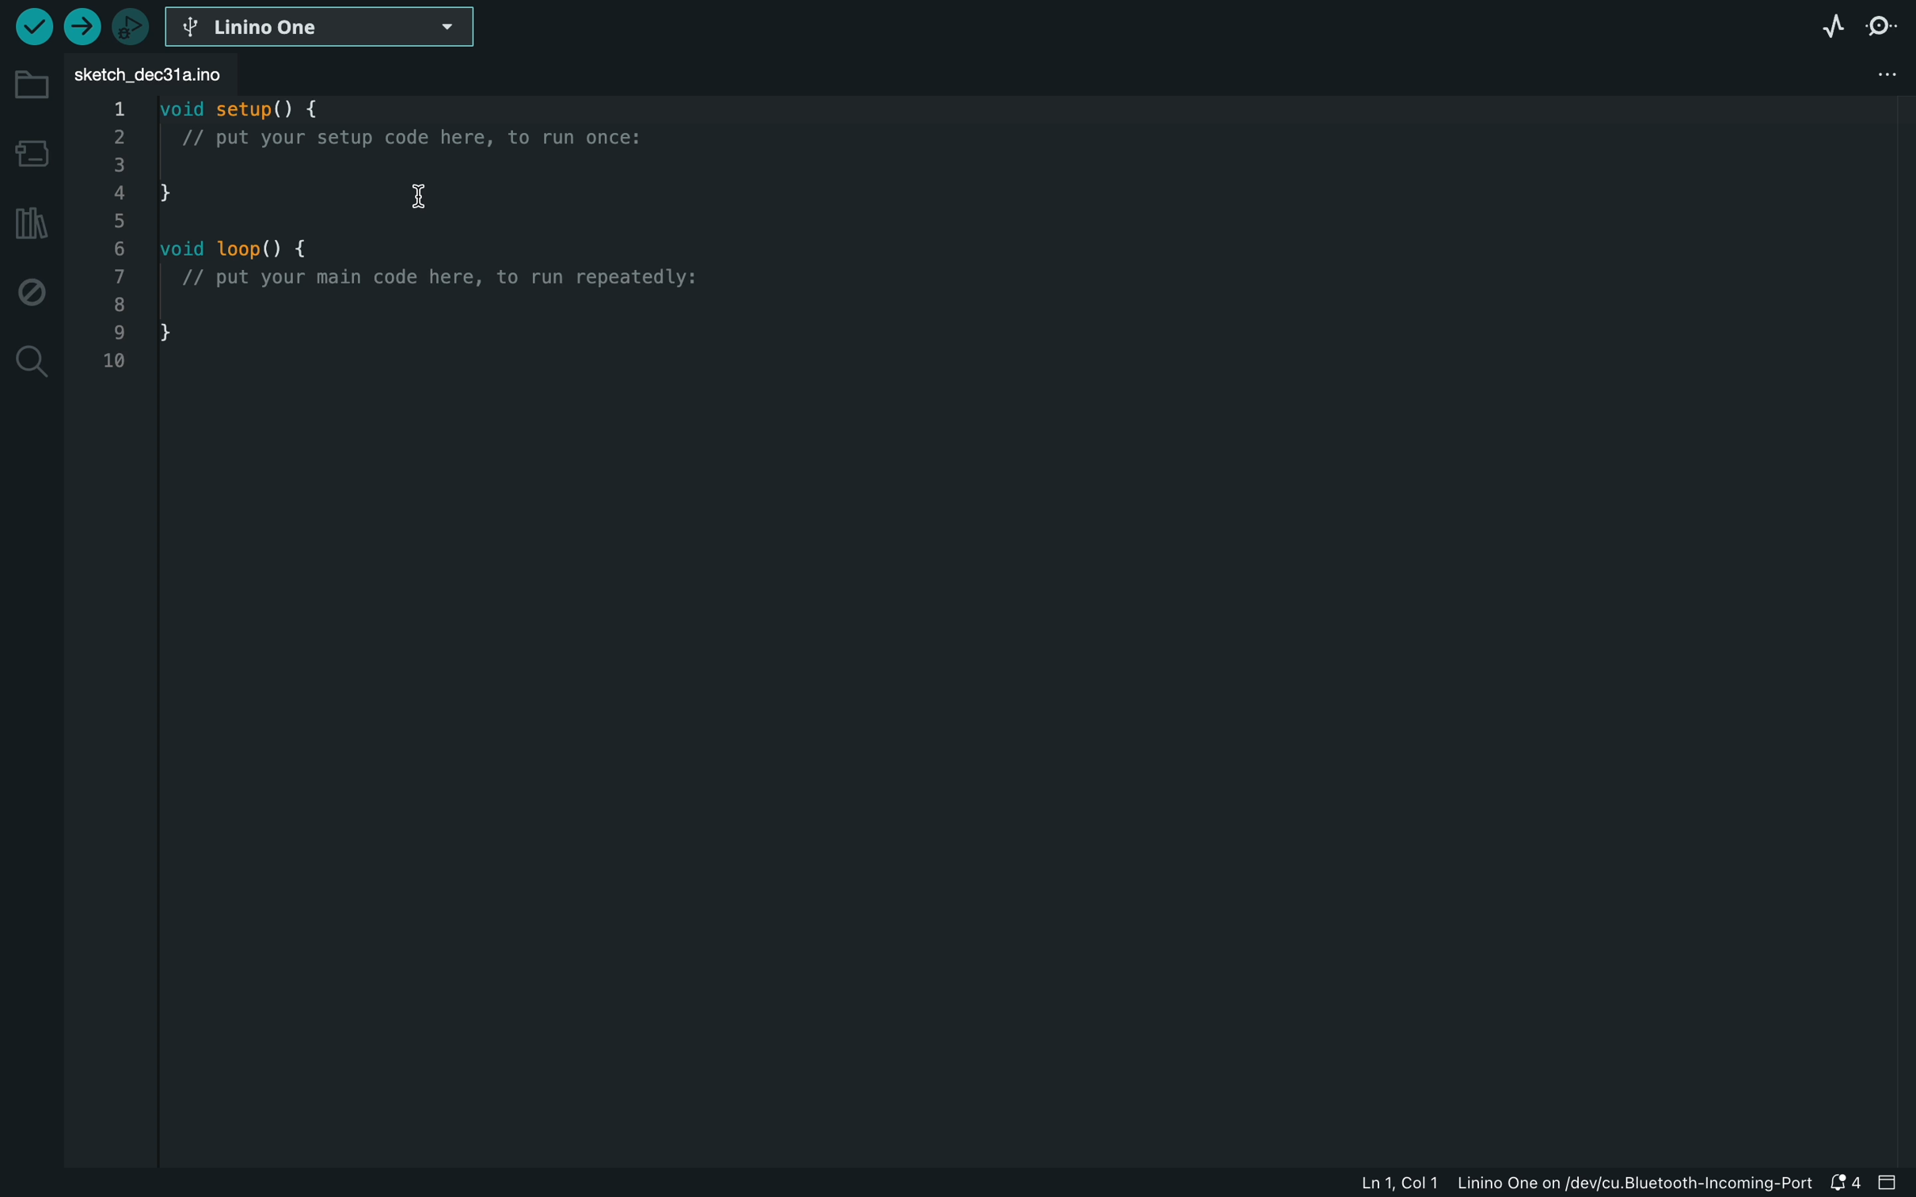  Describe the element at coordinates (30, 226) in the screenshot. I see `library manager` at that location.